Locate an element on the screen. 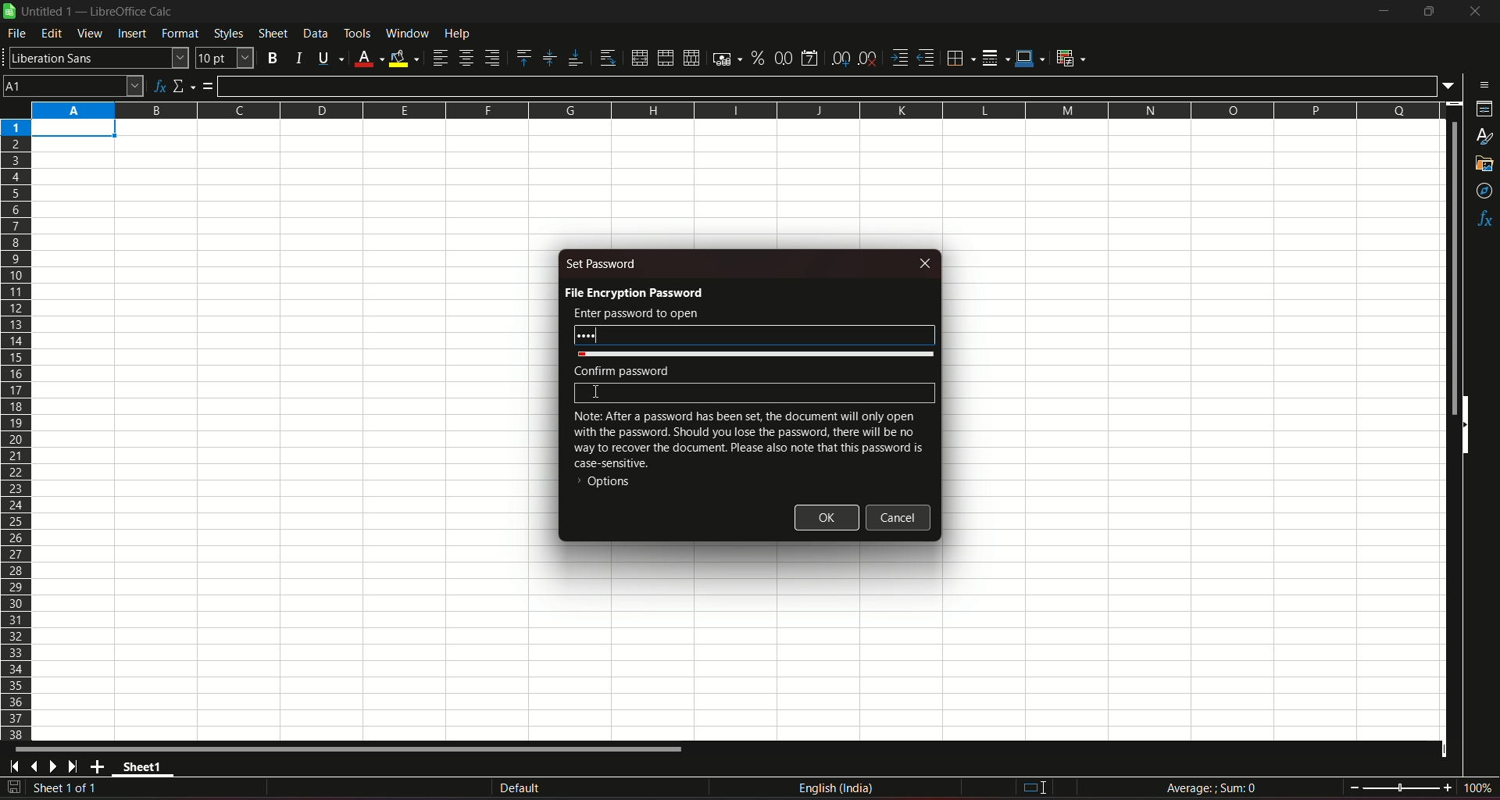 This screenshot has width=1500, height=800. hide is located at coordinates (1469, 428).